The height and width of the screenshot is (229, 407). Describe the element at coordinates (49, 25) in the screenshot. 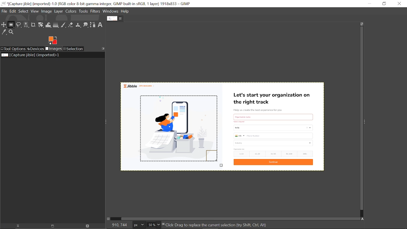

I see `Wrap text tool` at that location.